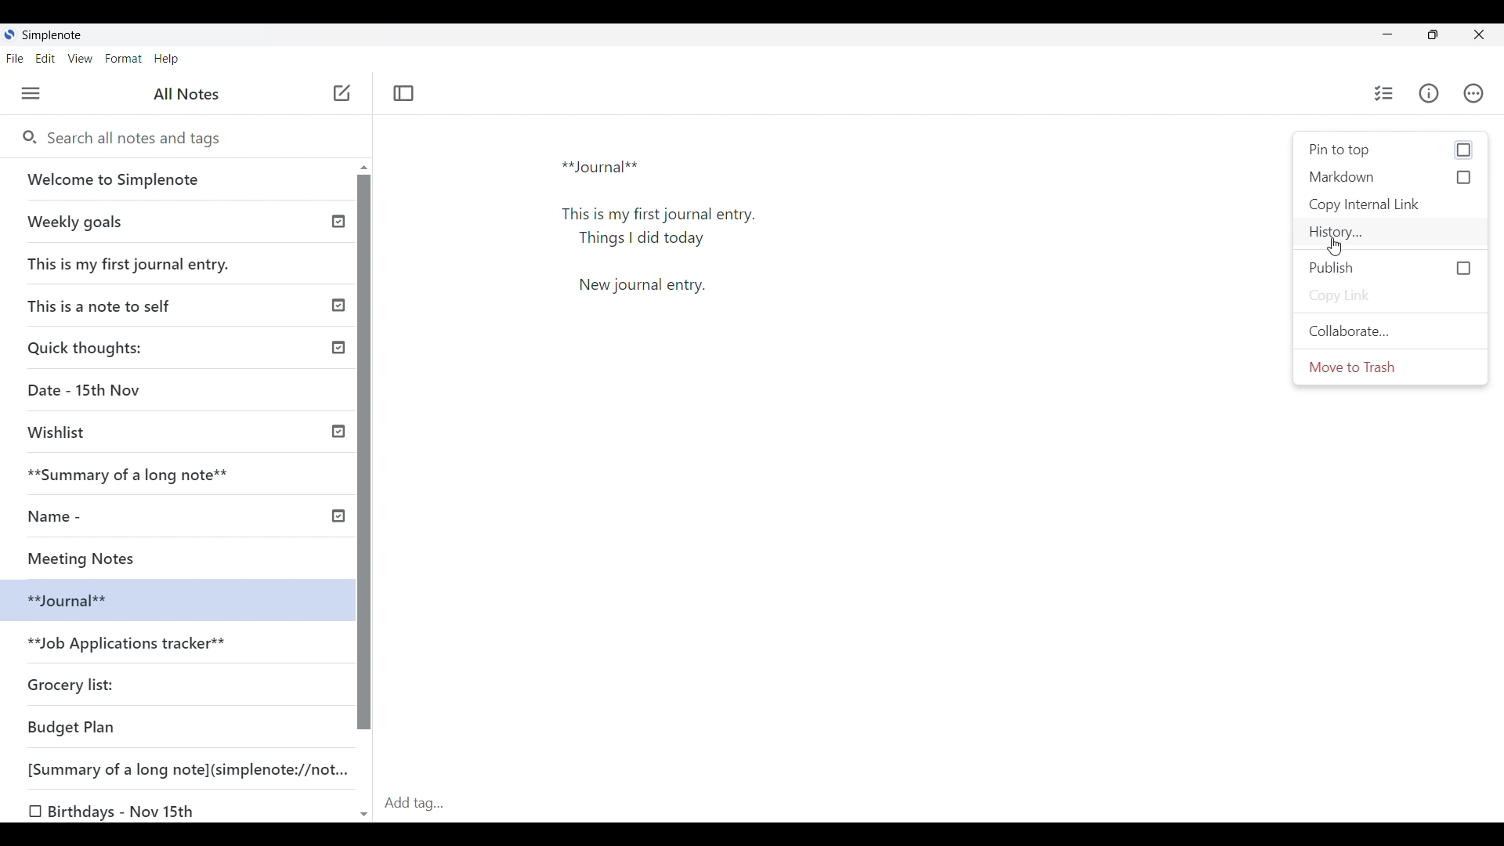 This screenshot has height=846, width=1504. What do you see at coordinates (139, 474) in the screenshot?
I see `**Summary of a long note**` at bounding box center [139, 474].